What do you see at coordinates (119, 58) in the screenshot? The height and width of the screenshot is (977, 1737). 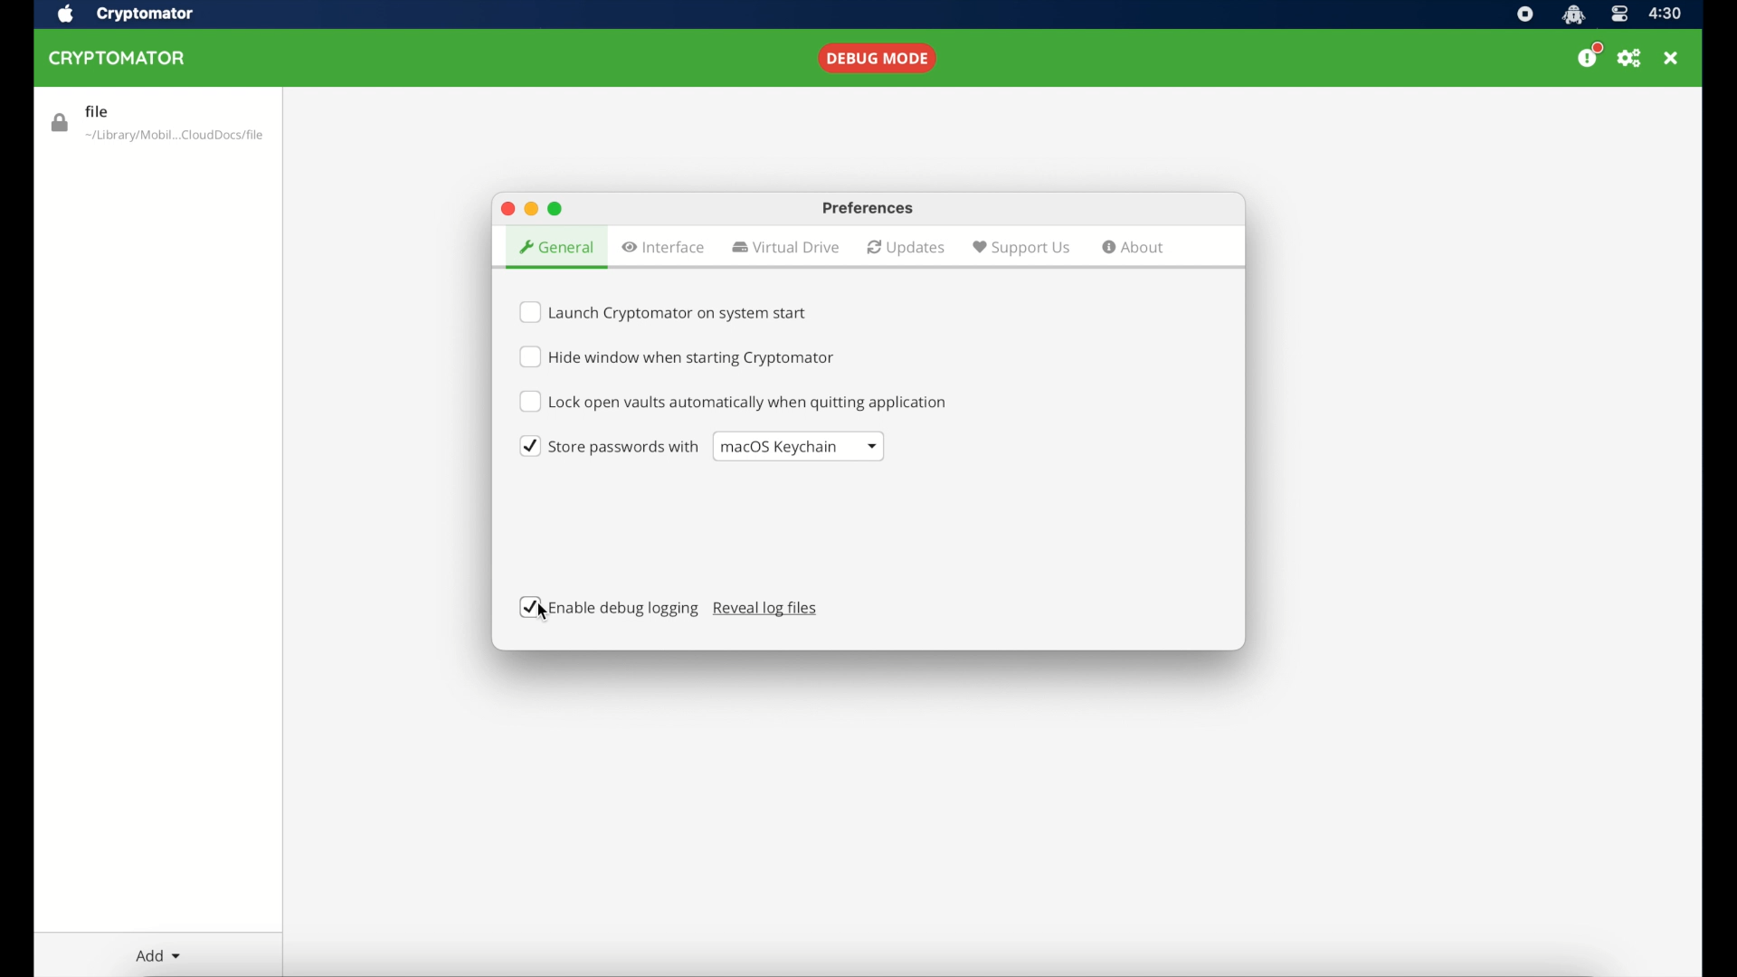 I see `cryptomator` at bounding box center [119, 58].